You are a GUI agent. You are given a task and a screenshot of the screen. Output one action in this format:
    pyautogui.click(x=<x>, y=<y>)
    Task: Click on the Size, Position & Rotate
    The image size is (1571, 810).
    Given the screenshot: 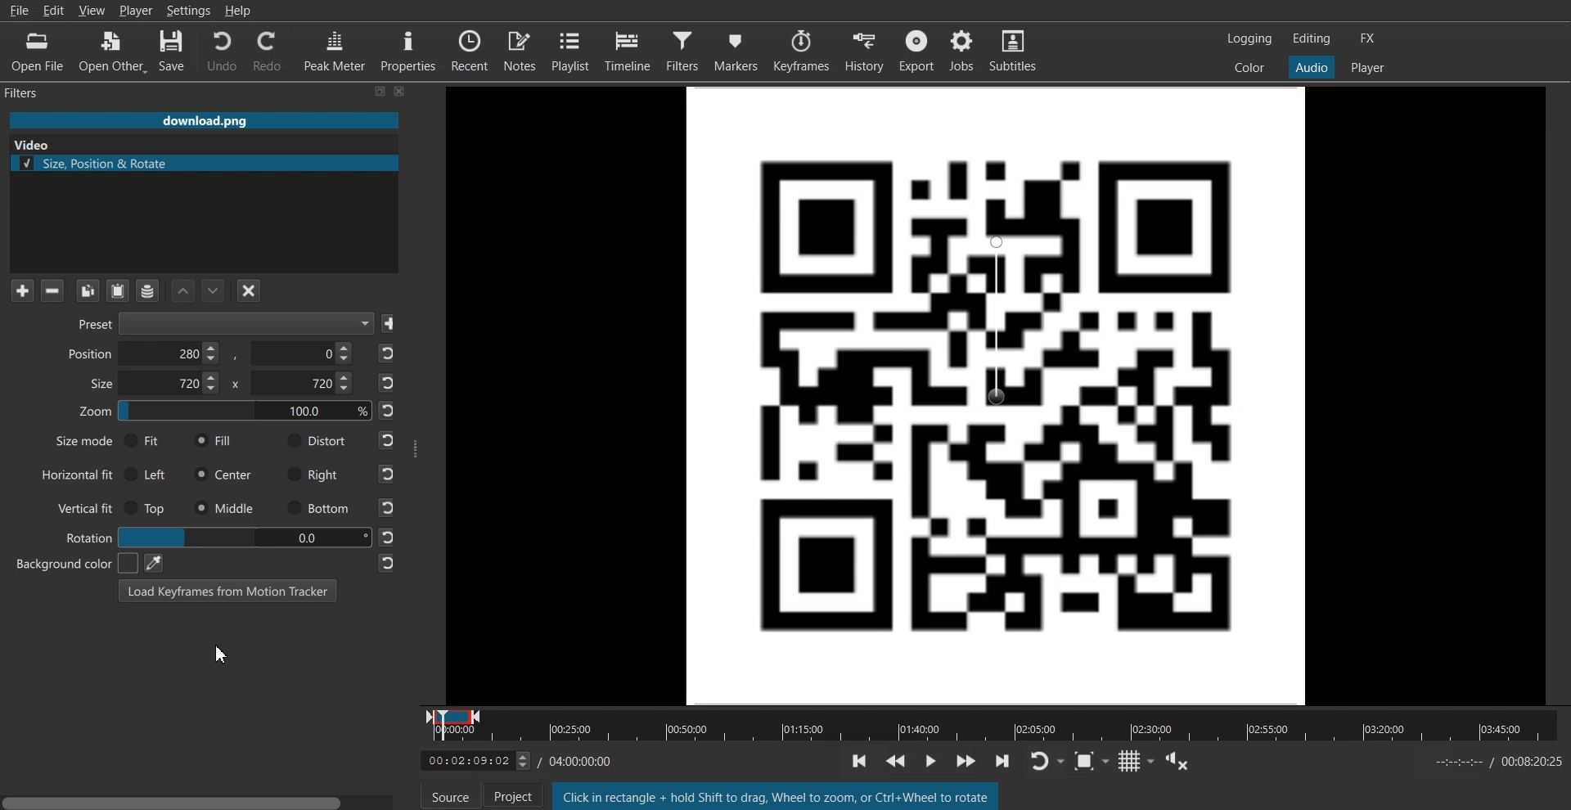 What is the action you would take?
    pyautogui.click(x=204, y=163)
    